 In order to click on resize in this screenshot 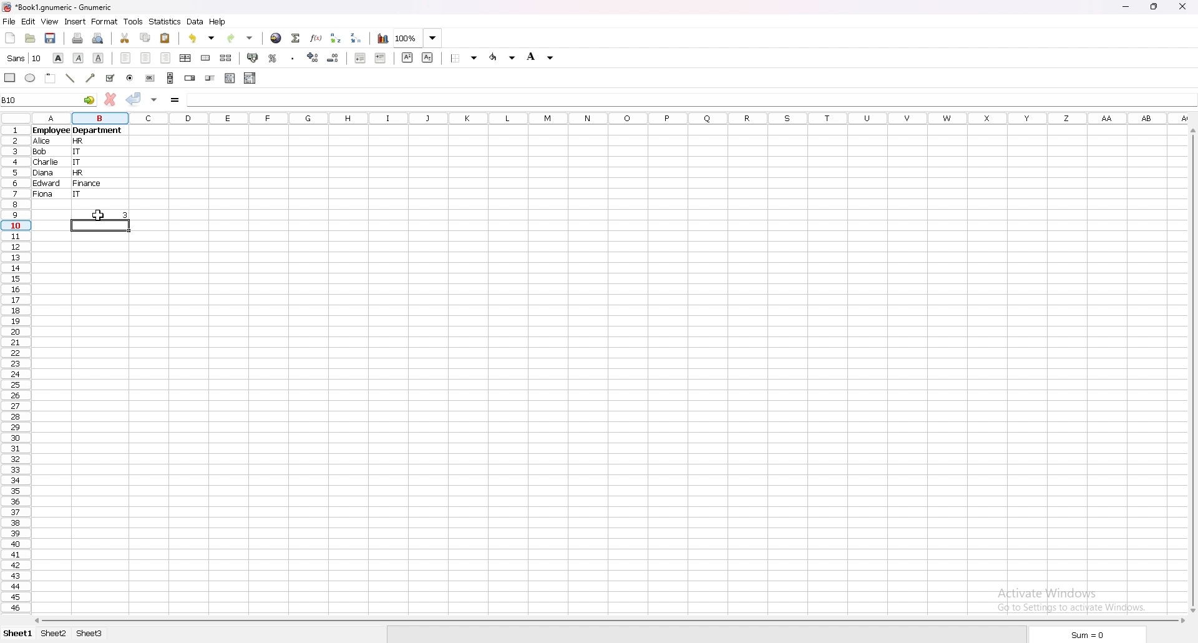, I will do `click(1155, 6)`.